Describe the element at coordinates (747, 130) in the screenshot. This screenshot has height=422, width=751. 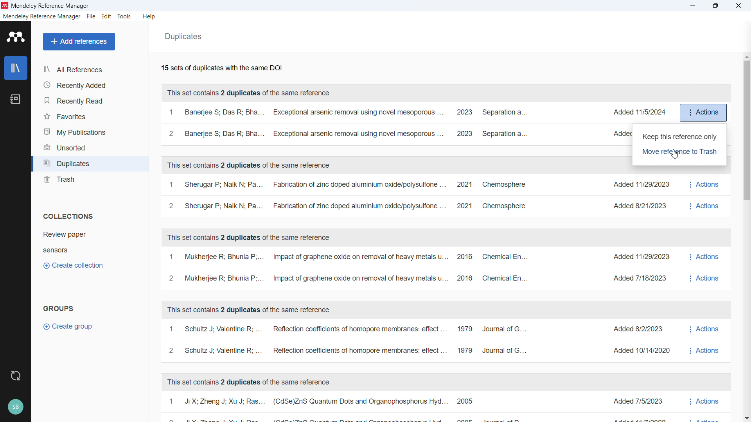
I see `Vertical scroll bar` at that location.